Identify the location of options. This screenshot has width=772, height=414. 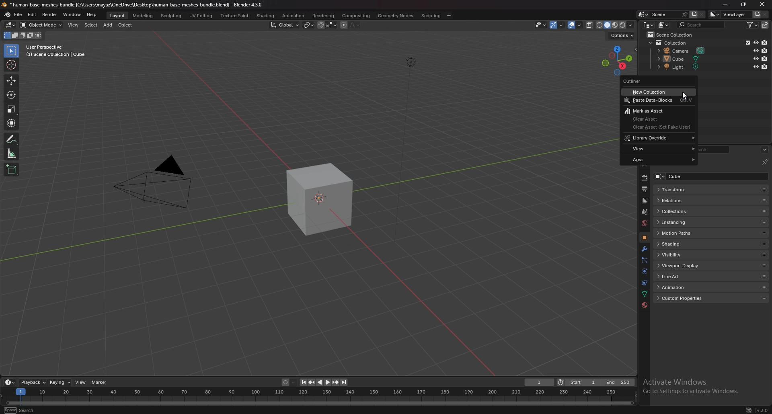
(622, 35).